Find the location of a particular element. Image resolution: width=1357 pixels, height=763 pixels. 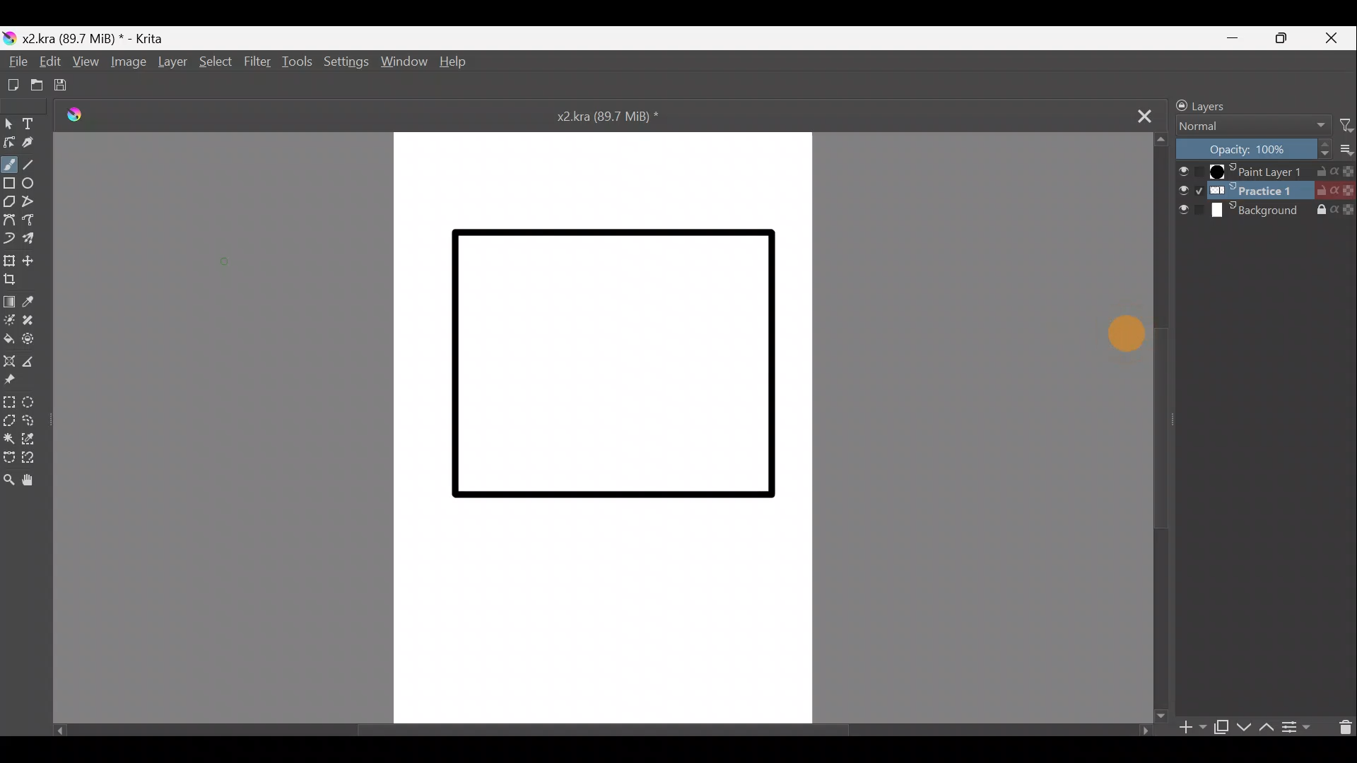

Select shapes tool is located at coordinates (8, 123).